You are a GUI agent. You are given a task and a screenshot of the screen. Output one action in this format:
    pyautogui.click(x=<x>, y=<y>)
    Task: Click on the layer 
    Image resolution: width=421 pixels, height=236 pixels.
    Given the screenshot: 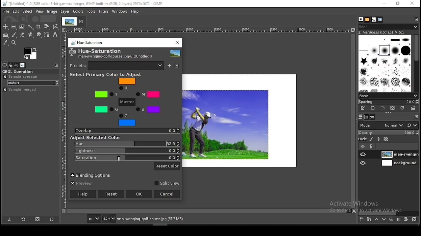 What is the action you would take?
    pyautogui.click(x=400, y=155)
    